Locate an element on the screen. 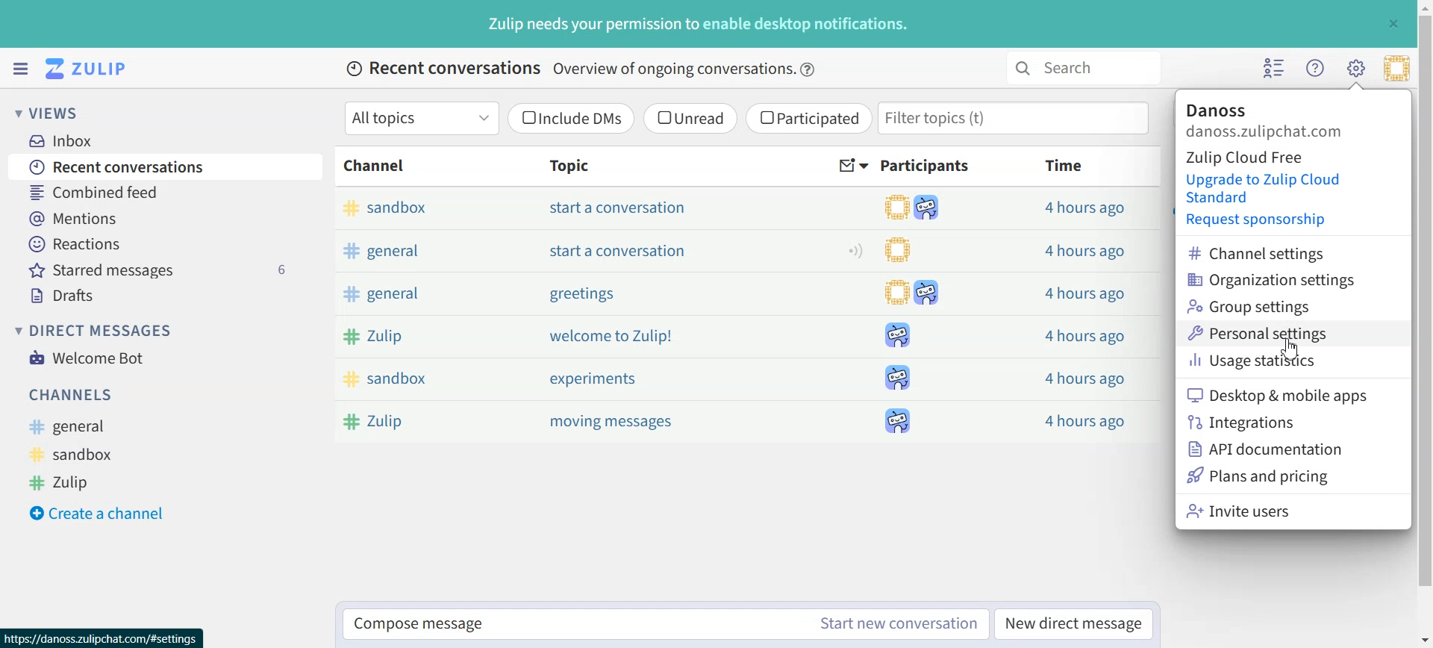 The image size is (1433, 648). #Zulip is located at coordinates (430, 337).